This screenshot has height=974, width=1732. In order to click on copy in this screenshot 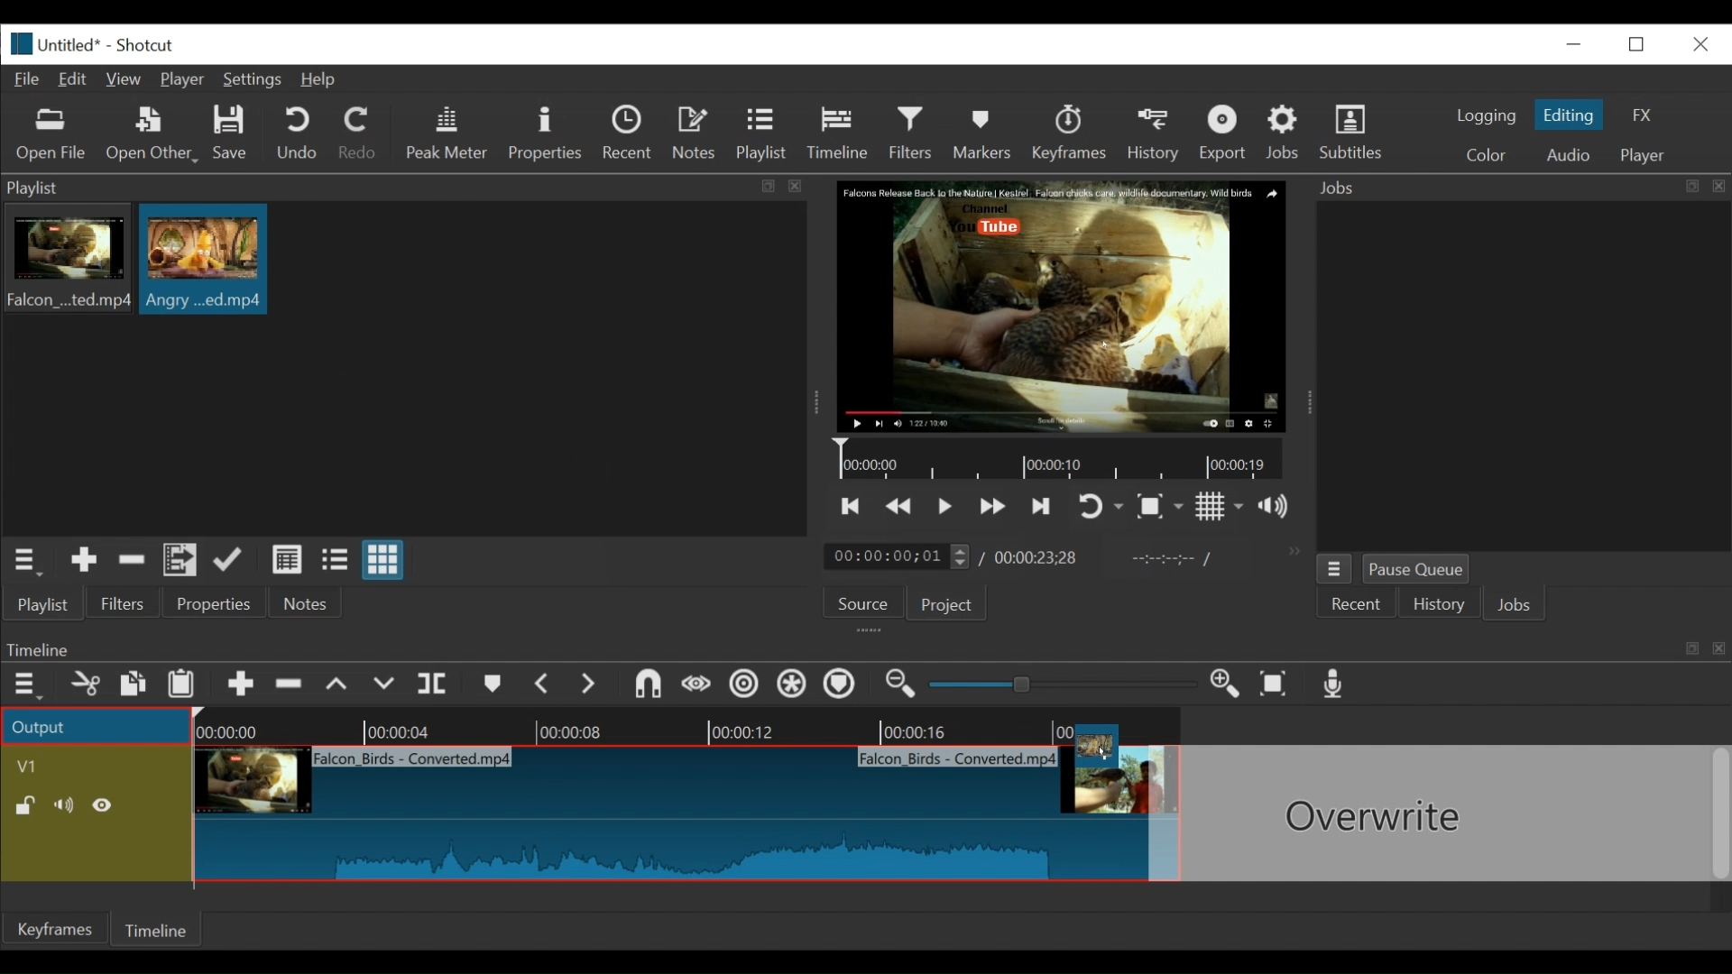, I will do `click(134, 686)`.